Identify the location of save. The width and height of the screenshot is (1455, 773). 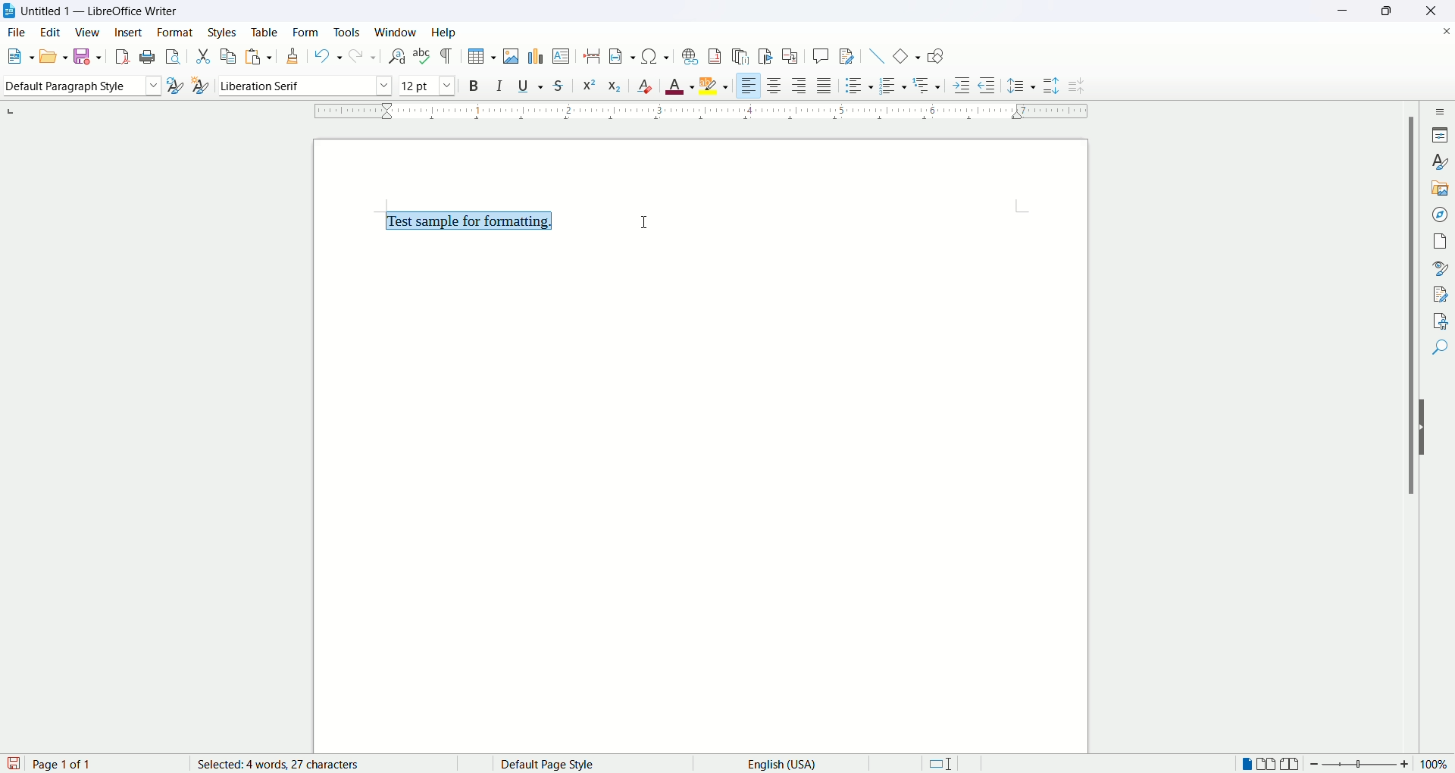
(87, 58).